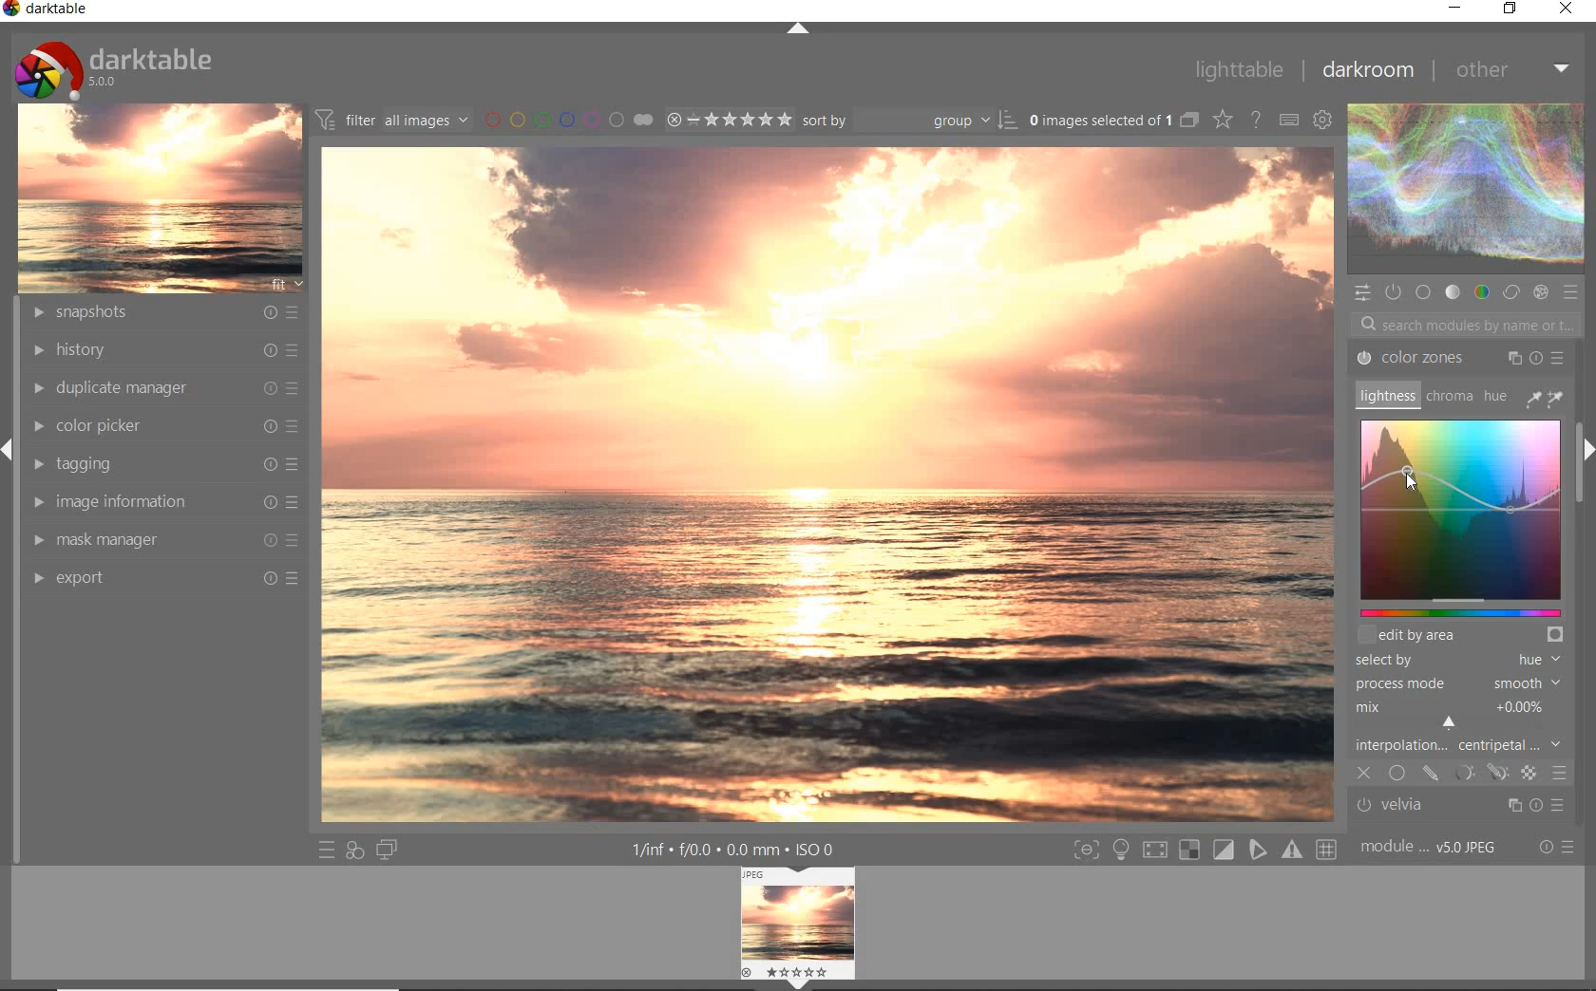 Image resolution: width=1596 pixels, height=991 pixels. Describe the element at coordinates (1205, 850) in the screenshot. I see `TOGGLE MODE` at that location.